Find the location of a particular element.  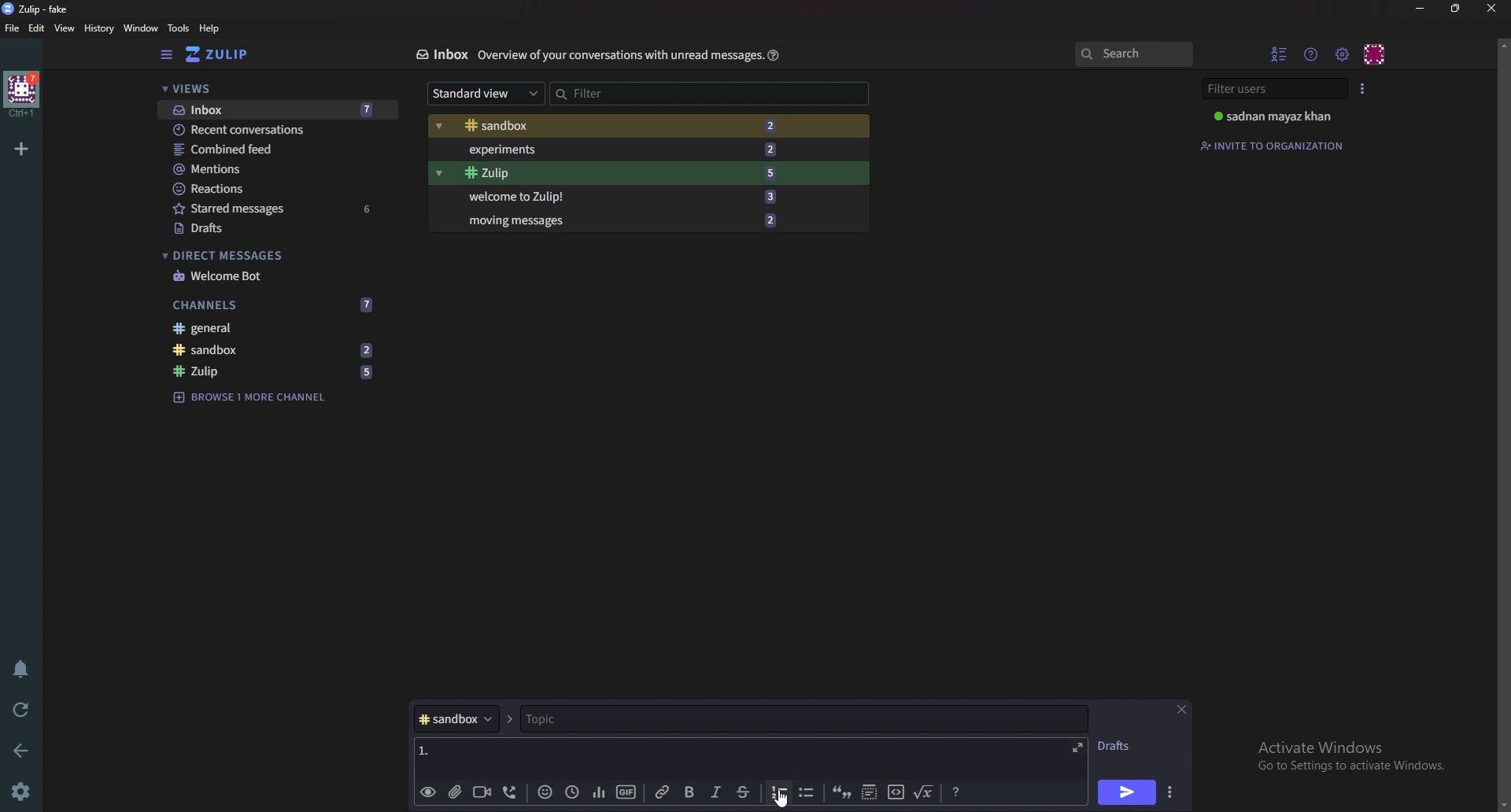

close is located at coordinates (1491, 8).